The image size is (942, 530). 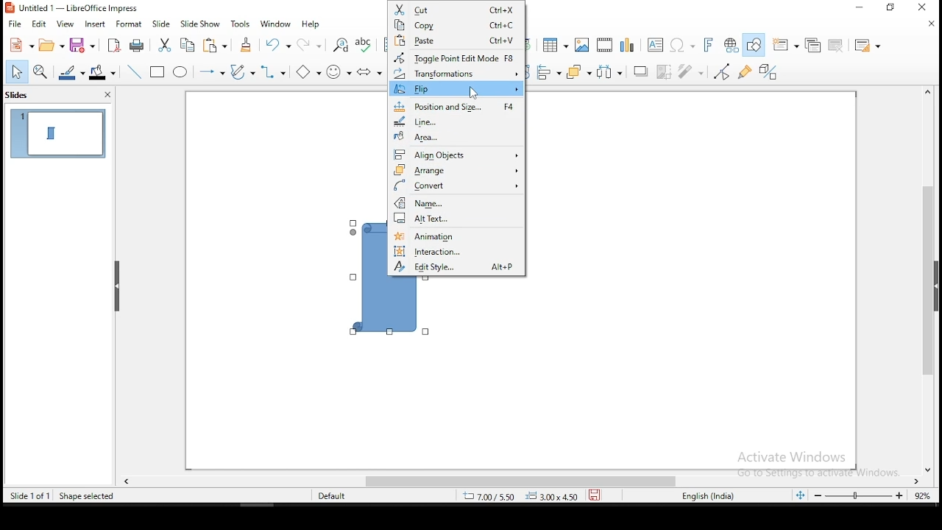 I want to click on insert, so click(x=96, y=24).